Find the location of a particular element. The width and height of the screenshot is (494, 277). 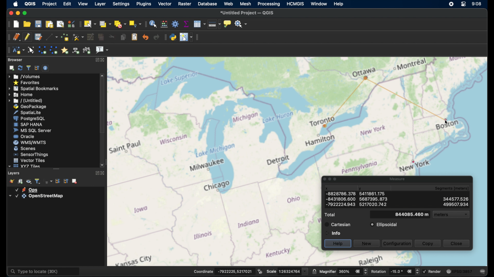

help is located at coordinates (338, 4).